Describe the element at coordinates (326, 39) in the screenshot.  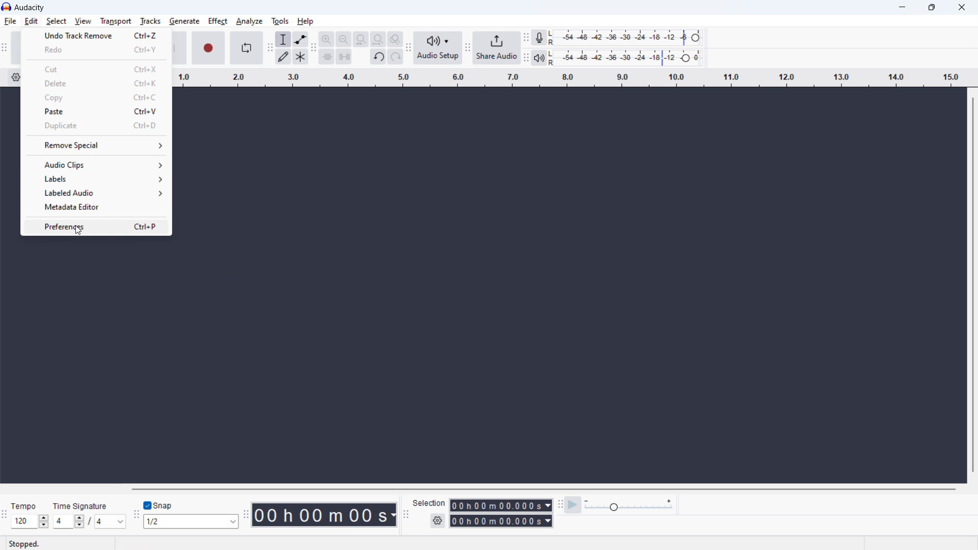
I see `zoom in` at that location.